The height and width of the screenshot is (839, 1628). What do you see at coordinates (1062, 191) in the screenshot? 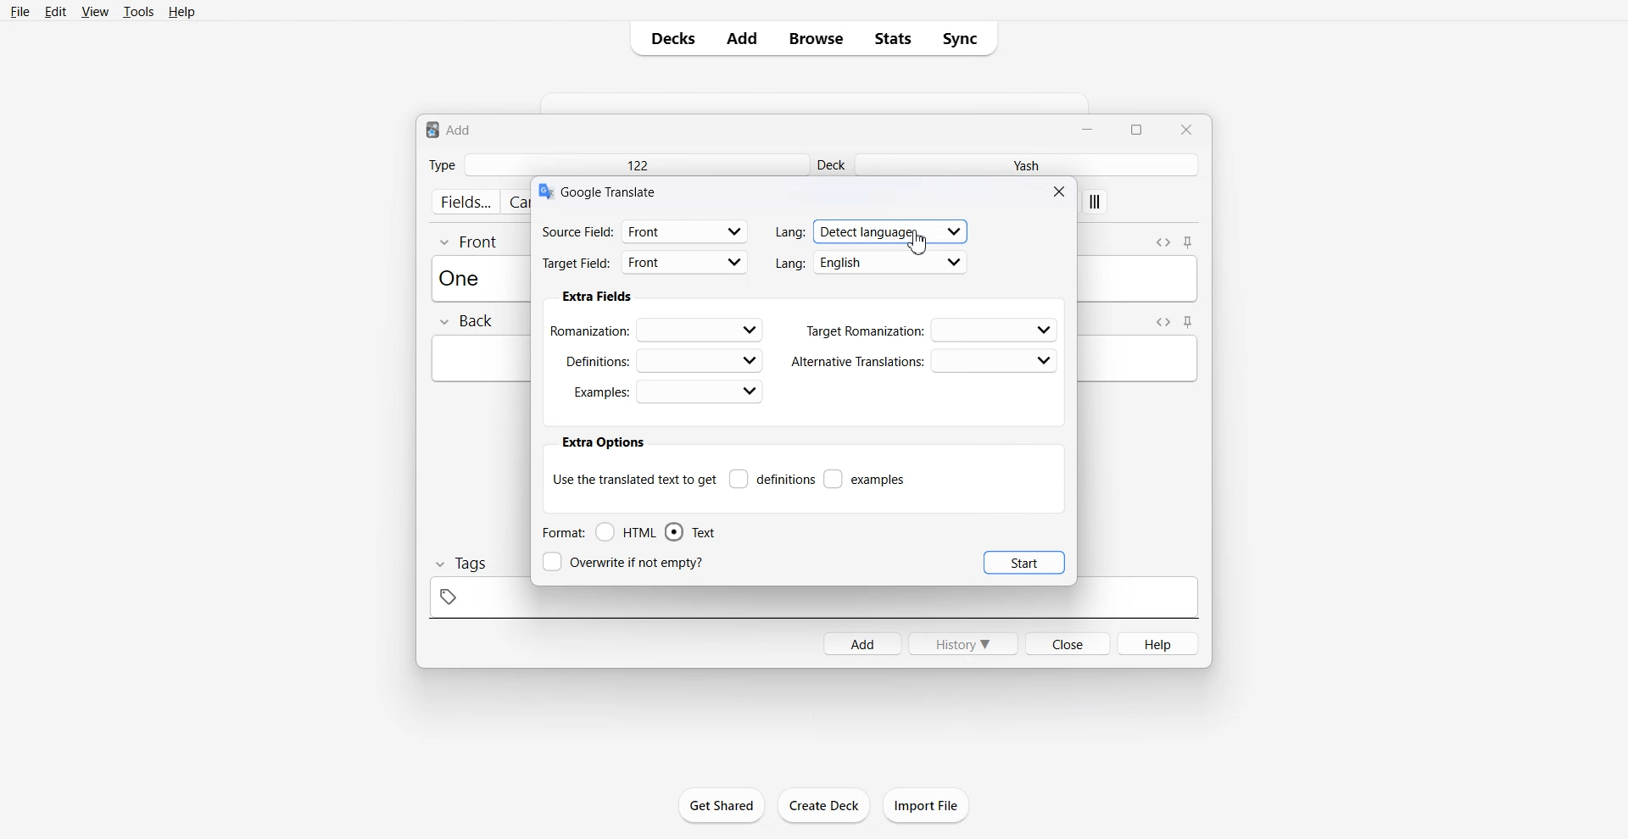
I see `Close` at bounding box center [1062, 191].